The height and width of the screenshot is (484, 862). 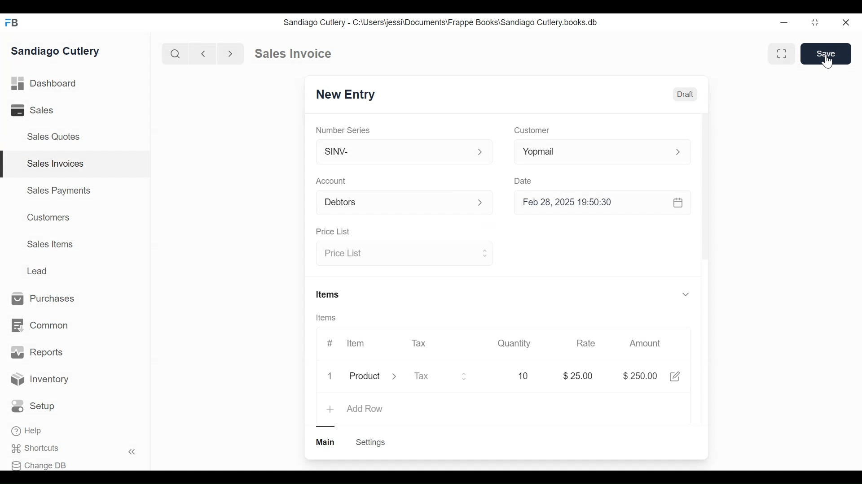 I want to click on Feb 28, 2025 19:50:30 &, so click(x=604, y=203).